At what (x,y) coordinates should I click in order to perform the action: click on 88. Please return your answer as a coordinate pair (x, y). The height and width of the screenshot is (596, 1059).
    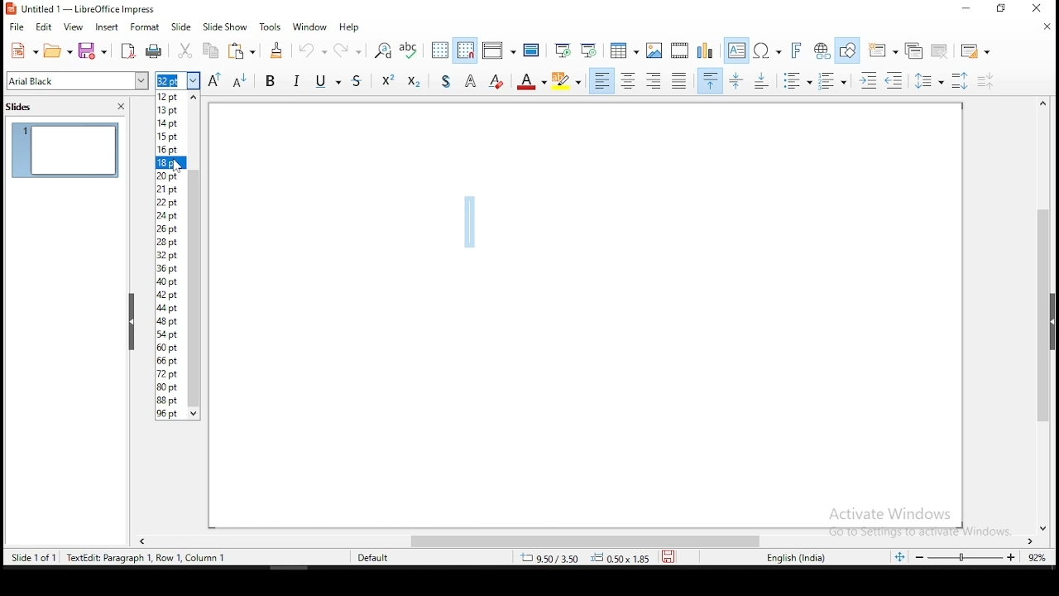
    Looking at the image, I should click on (171, 400).